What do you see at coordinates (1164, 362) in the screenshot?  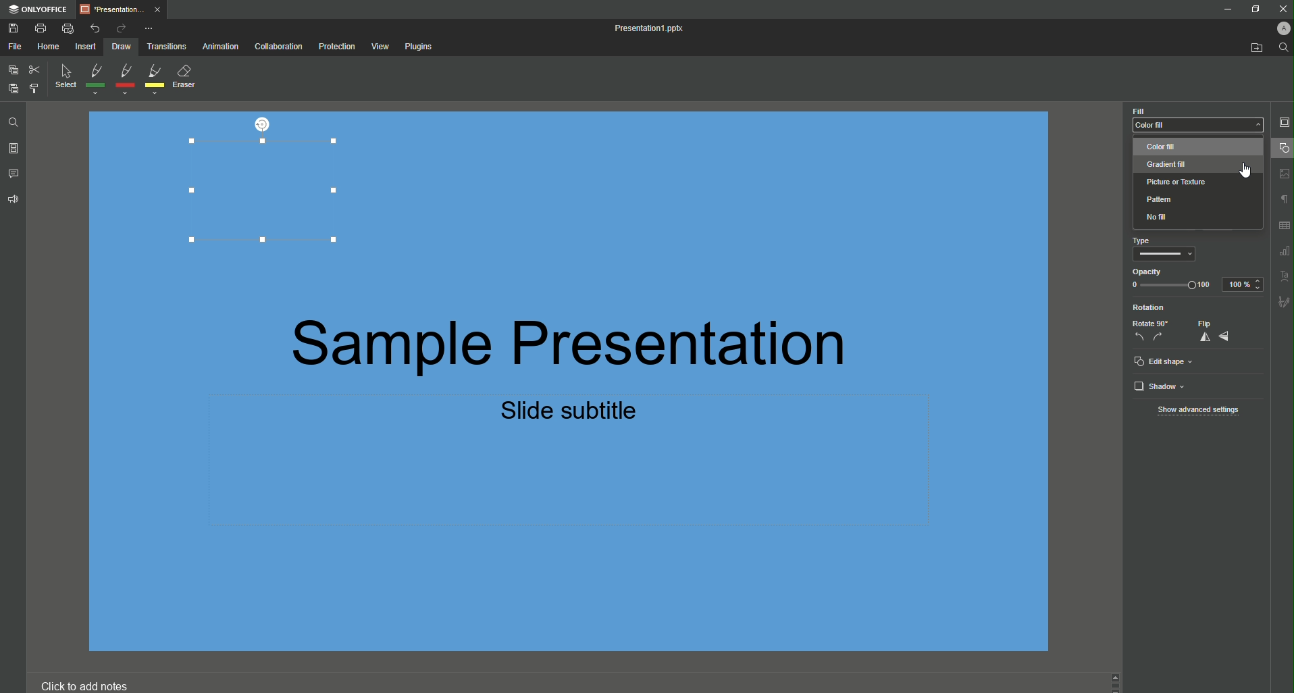 I see `Edit Shape` at bounding box center [1164, 362].